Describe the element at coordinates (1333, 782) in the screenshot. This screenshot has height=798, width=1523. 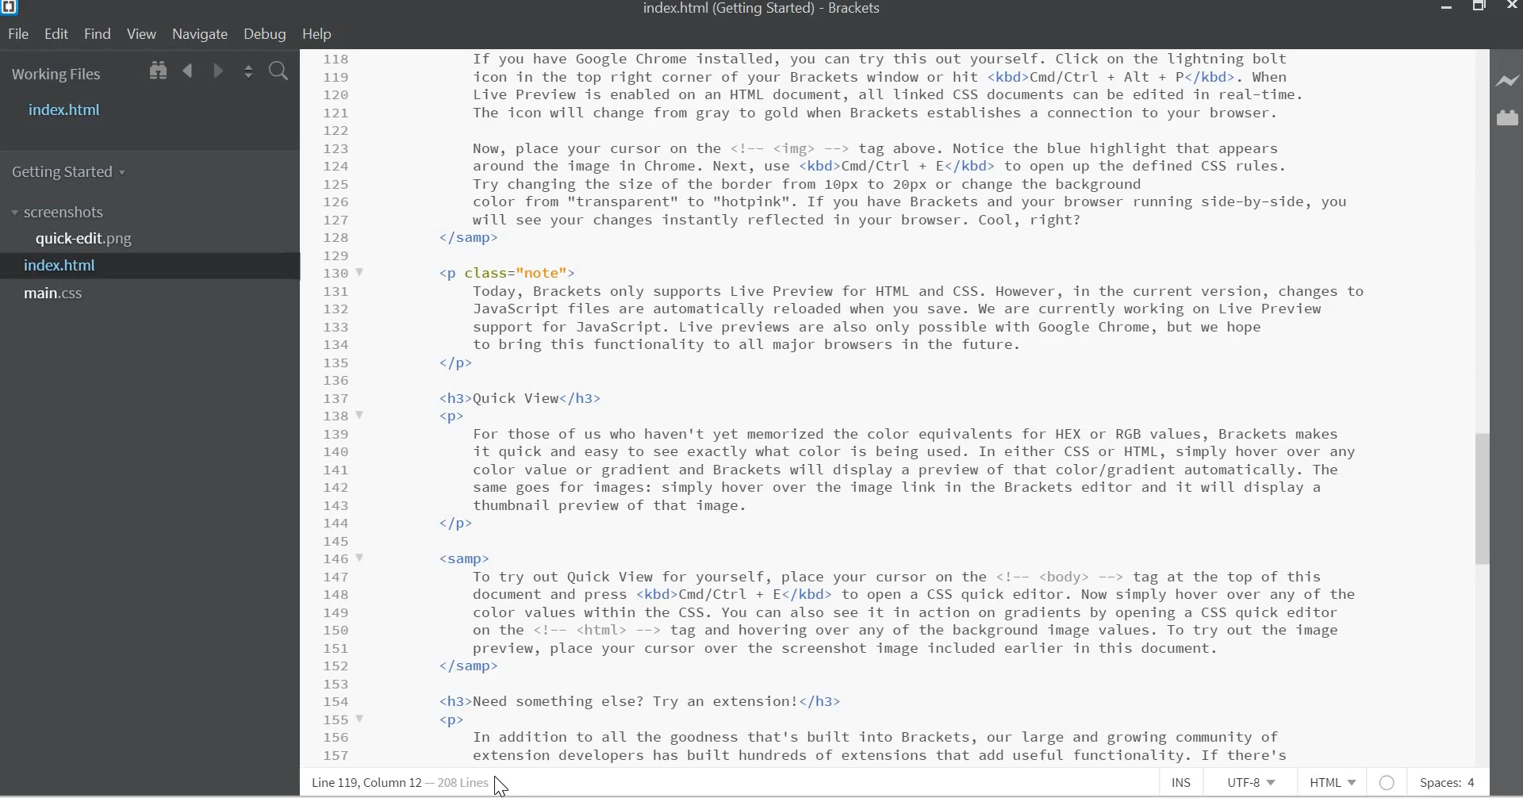
I see `HTML` at that location.